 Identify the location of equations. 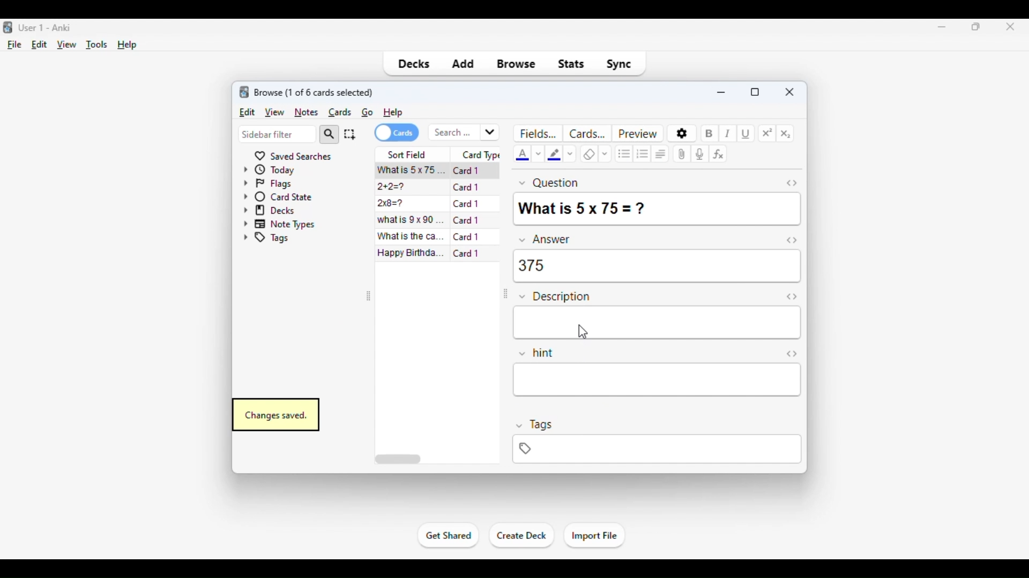
(718, 154).